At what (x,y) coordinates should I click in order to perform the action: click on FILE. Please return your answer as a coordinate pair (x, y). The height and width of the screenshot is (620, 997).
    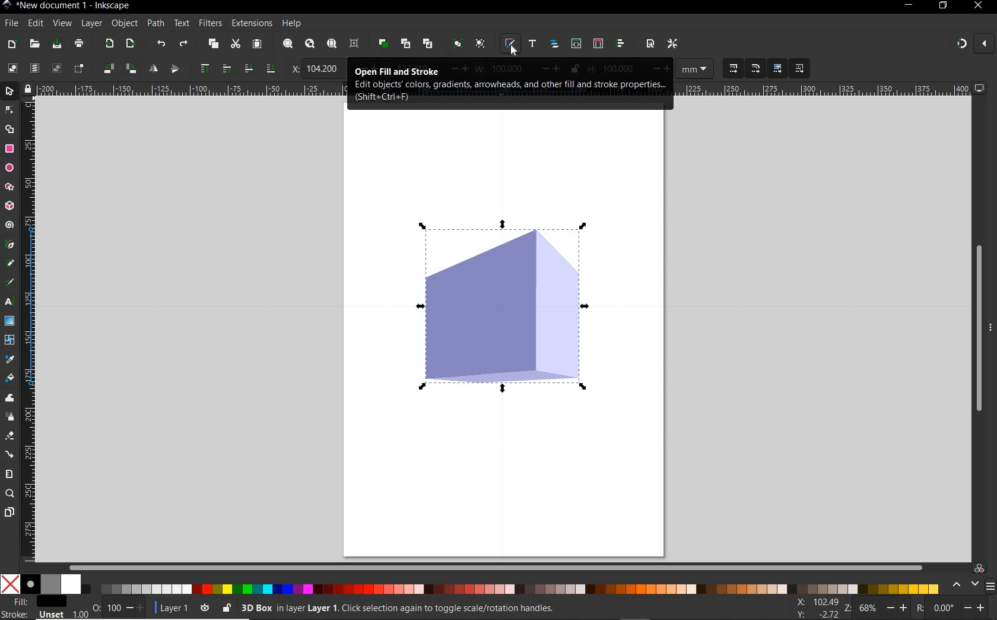
    Looking at the image, I should click on (11, 24).